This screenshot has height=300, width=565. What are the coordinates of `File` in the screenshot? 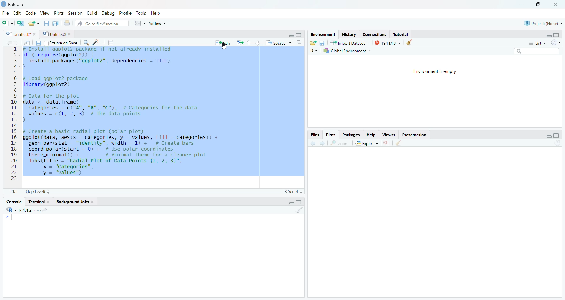 It's located at (6, 14).